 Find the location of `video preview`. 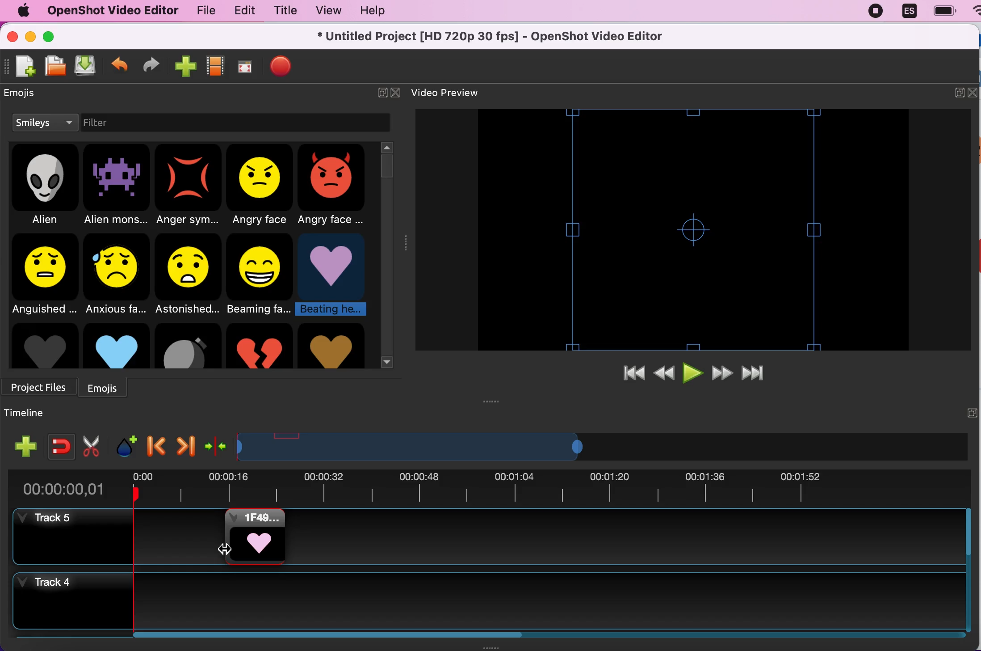

video preview is located at coordinates (458, 92).